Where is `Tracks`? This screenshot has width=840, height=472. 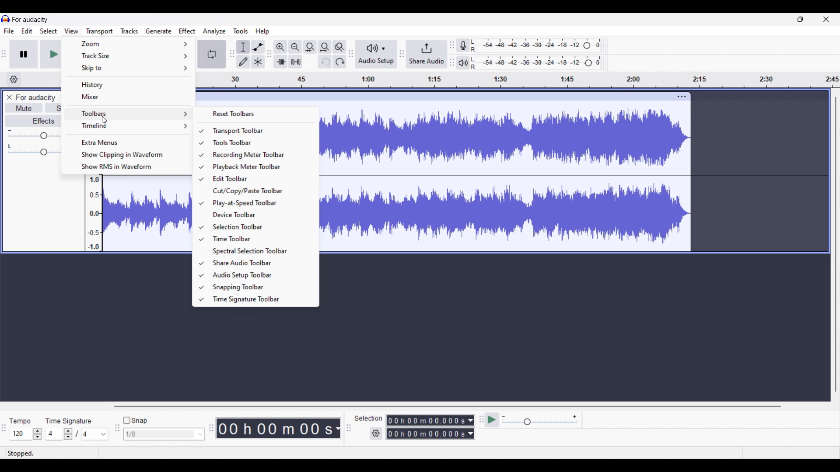 Tracks is located at coordinates (130, 31).